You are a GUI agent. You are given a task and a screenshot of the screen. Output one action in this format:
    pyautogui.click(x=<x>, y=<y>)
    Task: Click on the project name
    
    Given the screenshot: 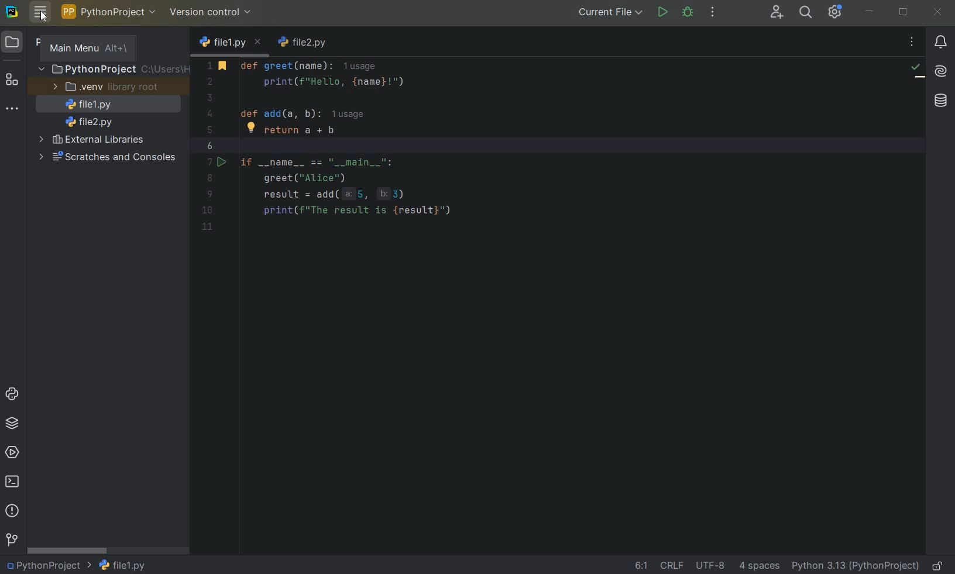 What is the action you would take?
    pyautogui.click(x=108, y=12)
    